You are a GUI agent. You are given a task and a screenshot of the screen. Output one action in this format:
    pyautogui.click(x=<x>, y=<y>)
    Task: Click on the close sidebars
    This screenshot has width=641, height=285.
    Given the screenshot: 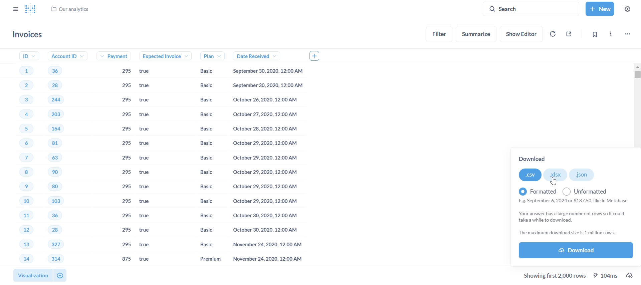 What is the action you would take?
    pyautogui.click(x=15, y=8)
    